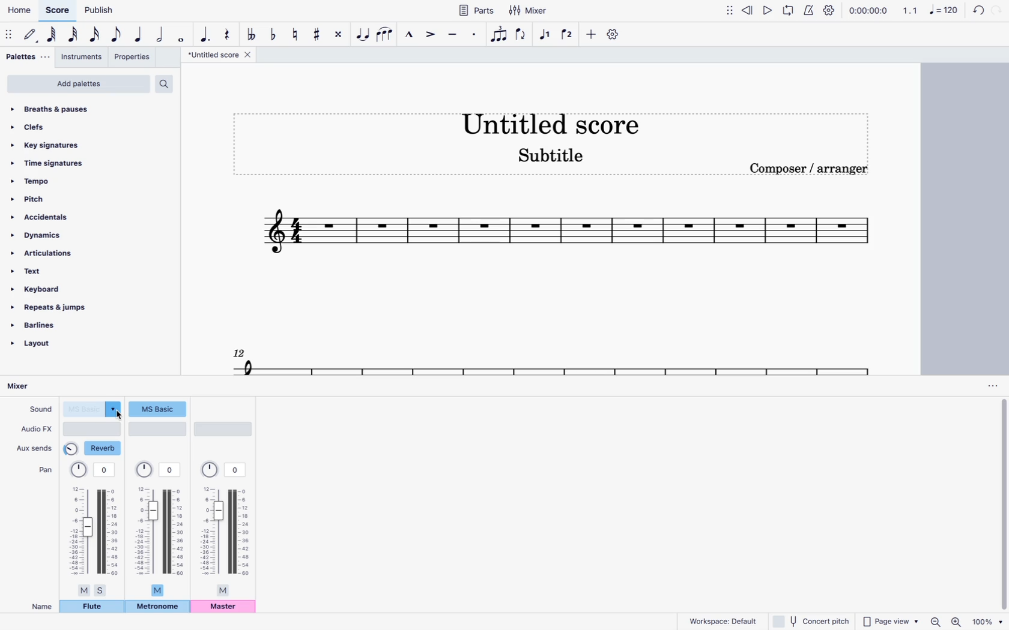 This screenshot has width=1009, height=630. I want to click on half note, so click(161, 35).